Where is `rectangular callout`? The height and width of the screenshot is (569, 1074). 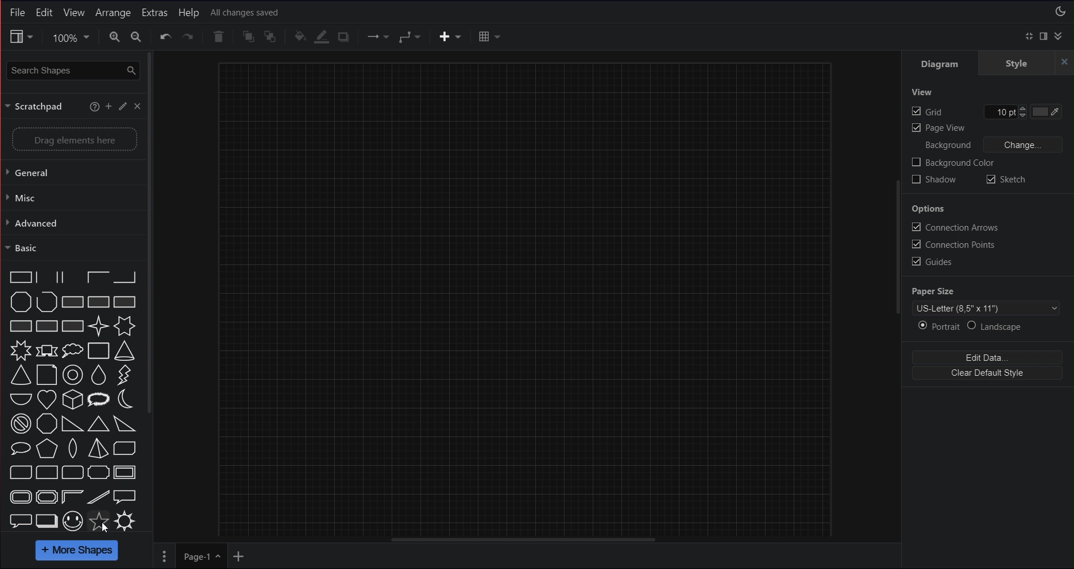 rectangular callout is located at coordinates (125, 497).